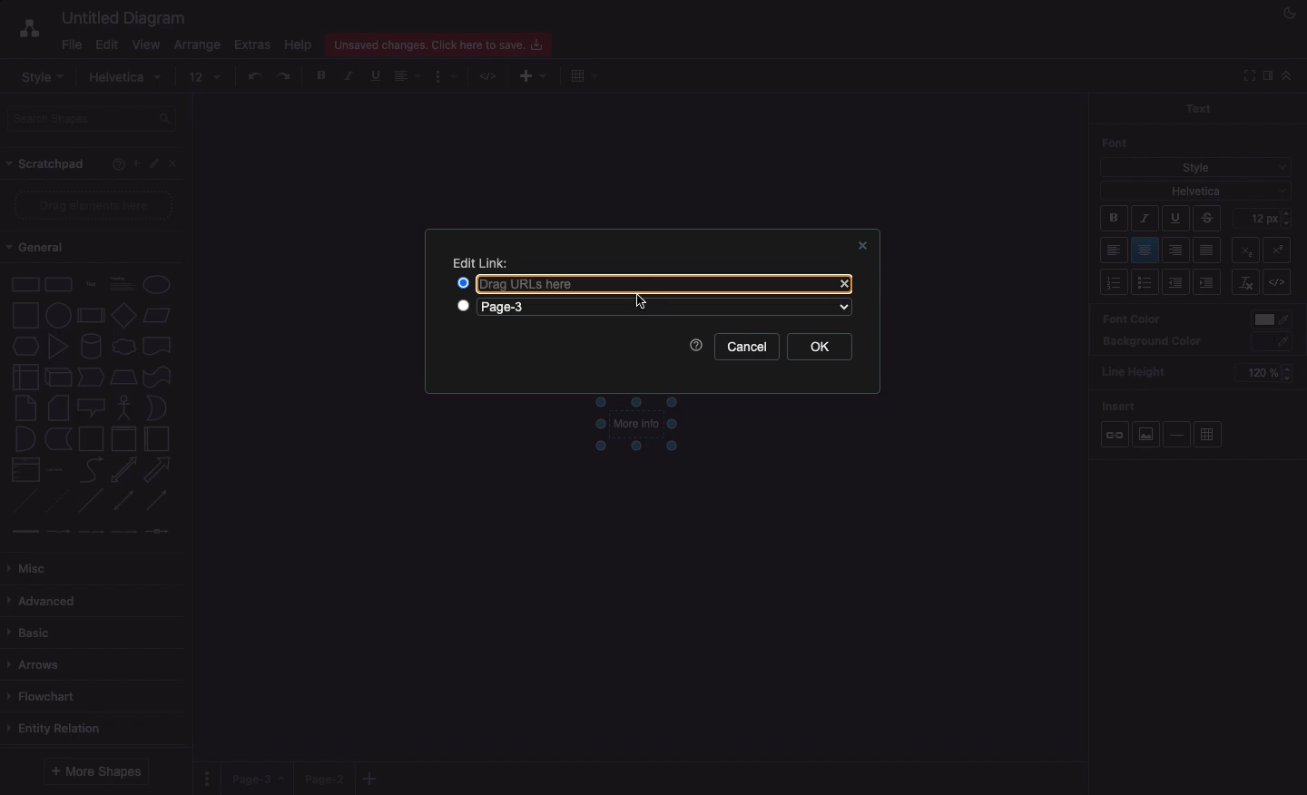 The image size is (1307, 795). I want to click on Page 3, so click(256, 779).